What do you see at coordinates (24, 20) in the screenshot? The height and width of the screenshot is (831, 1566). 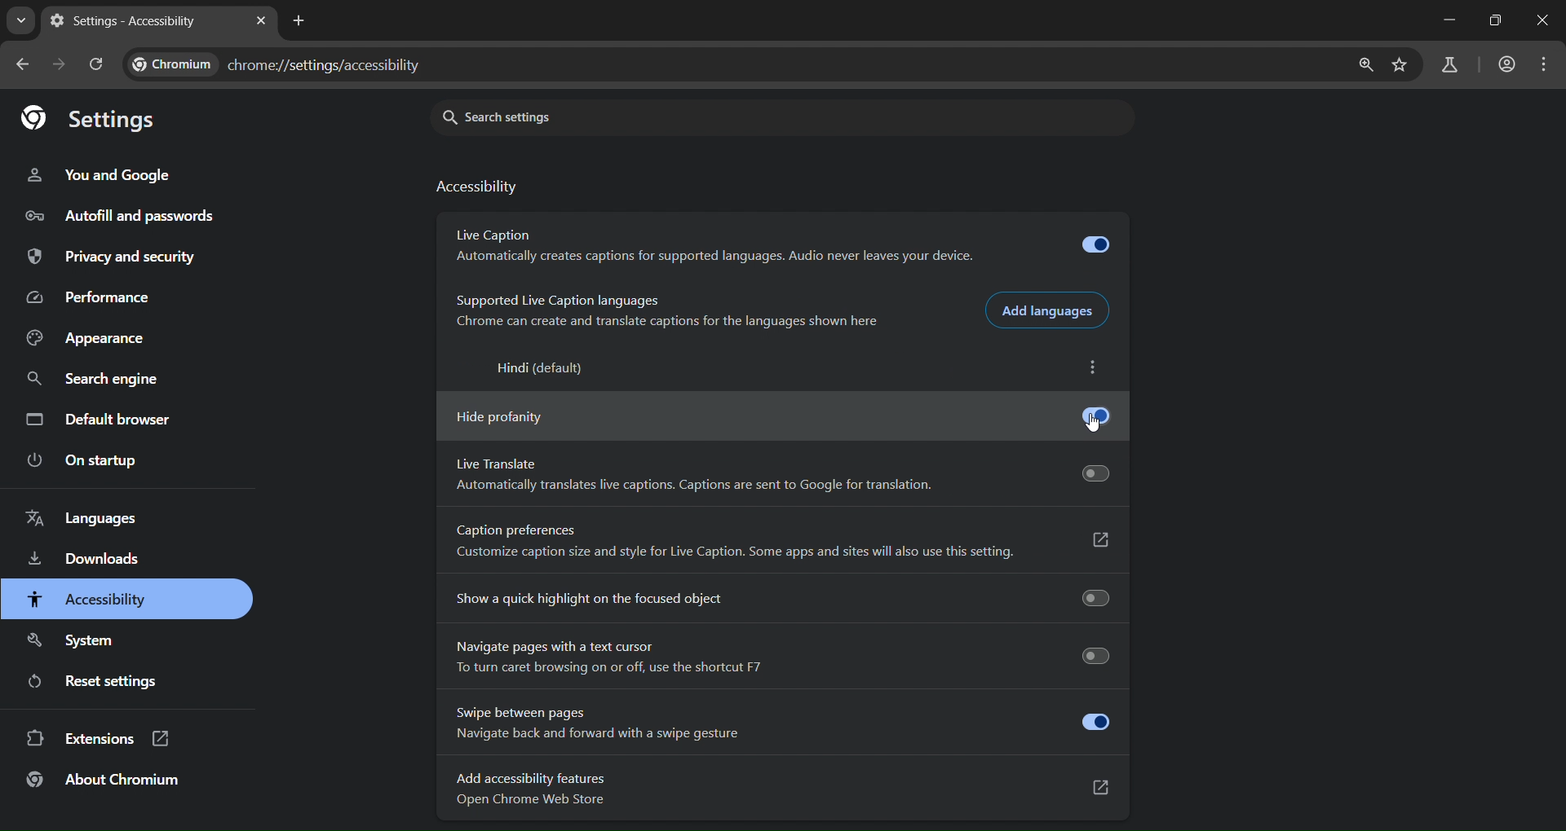 I see `search tabs` at bounding box center [24, 20].